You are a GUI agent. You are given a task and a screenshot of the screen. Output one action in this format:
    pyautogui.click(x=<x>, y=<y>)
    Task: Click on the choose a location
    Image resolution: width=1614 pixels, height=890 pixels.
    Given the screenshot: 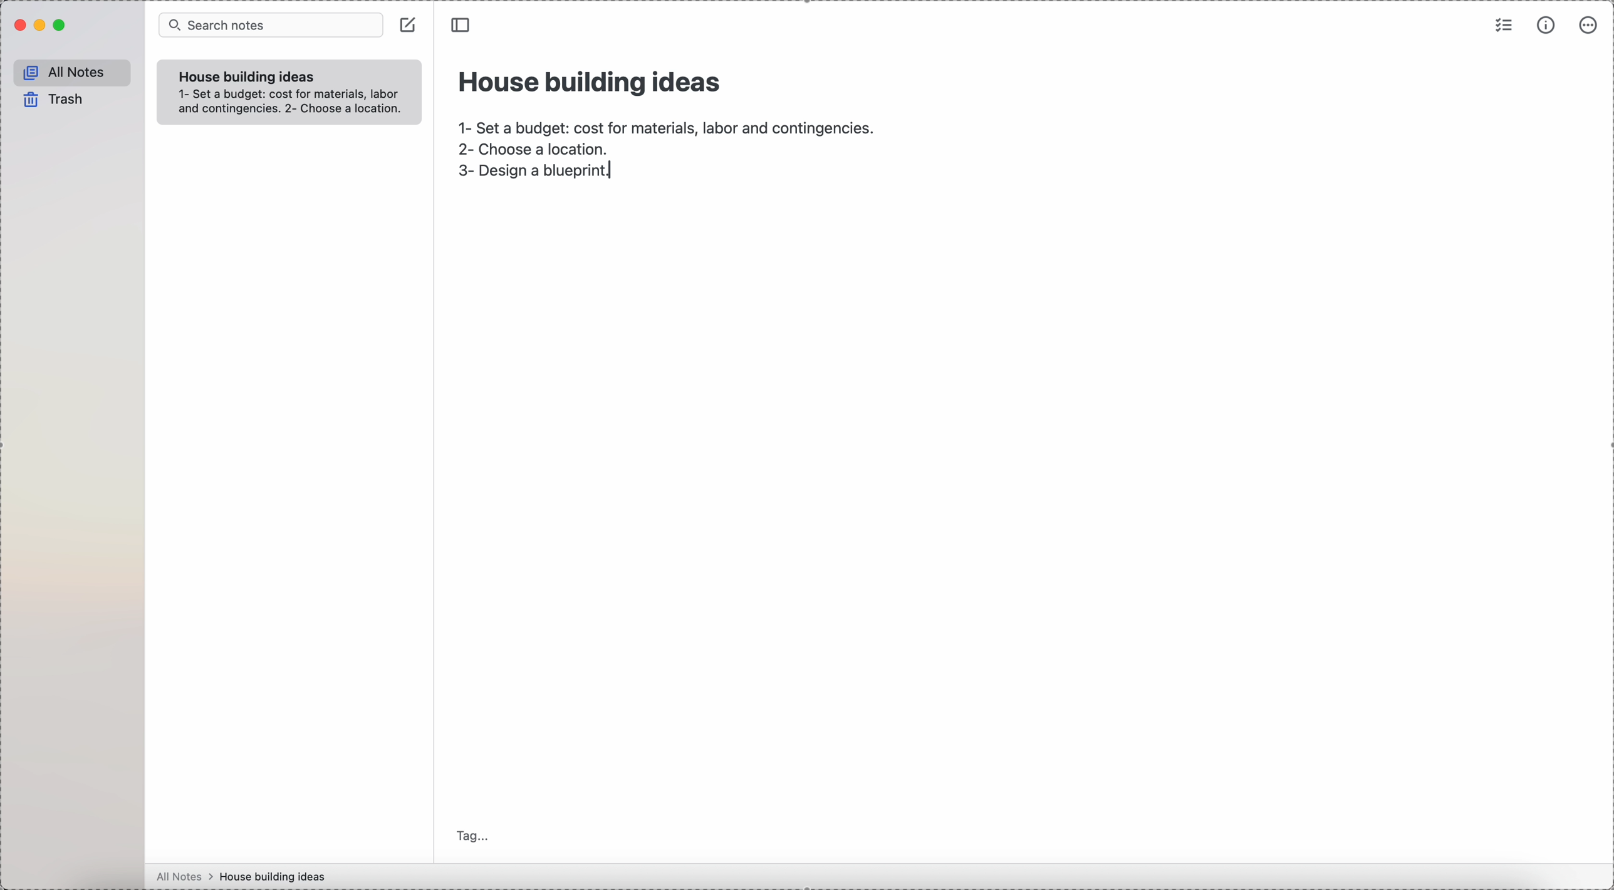 What is the action you would take?
    pyautogui.click(x=539, y=150)
    